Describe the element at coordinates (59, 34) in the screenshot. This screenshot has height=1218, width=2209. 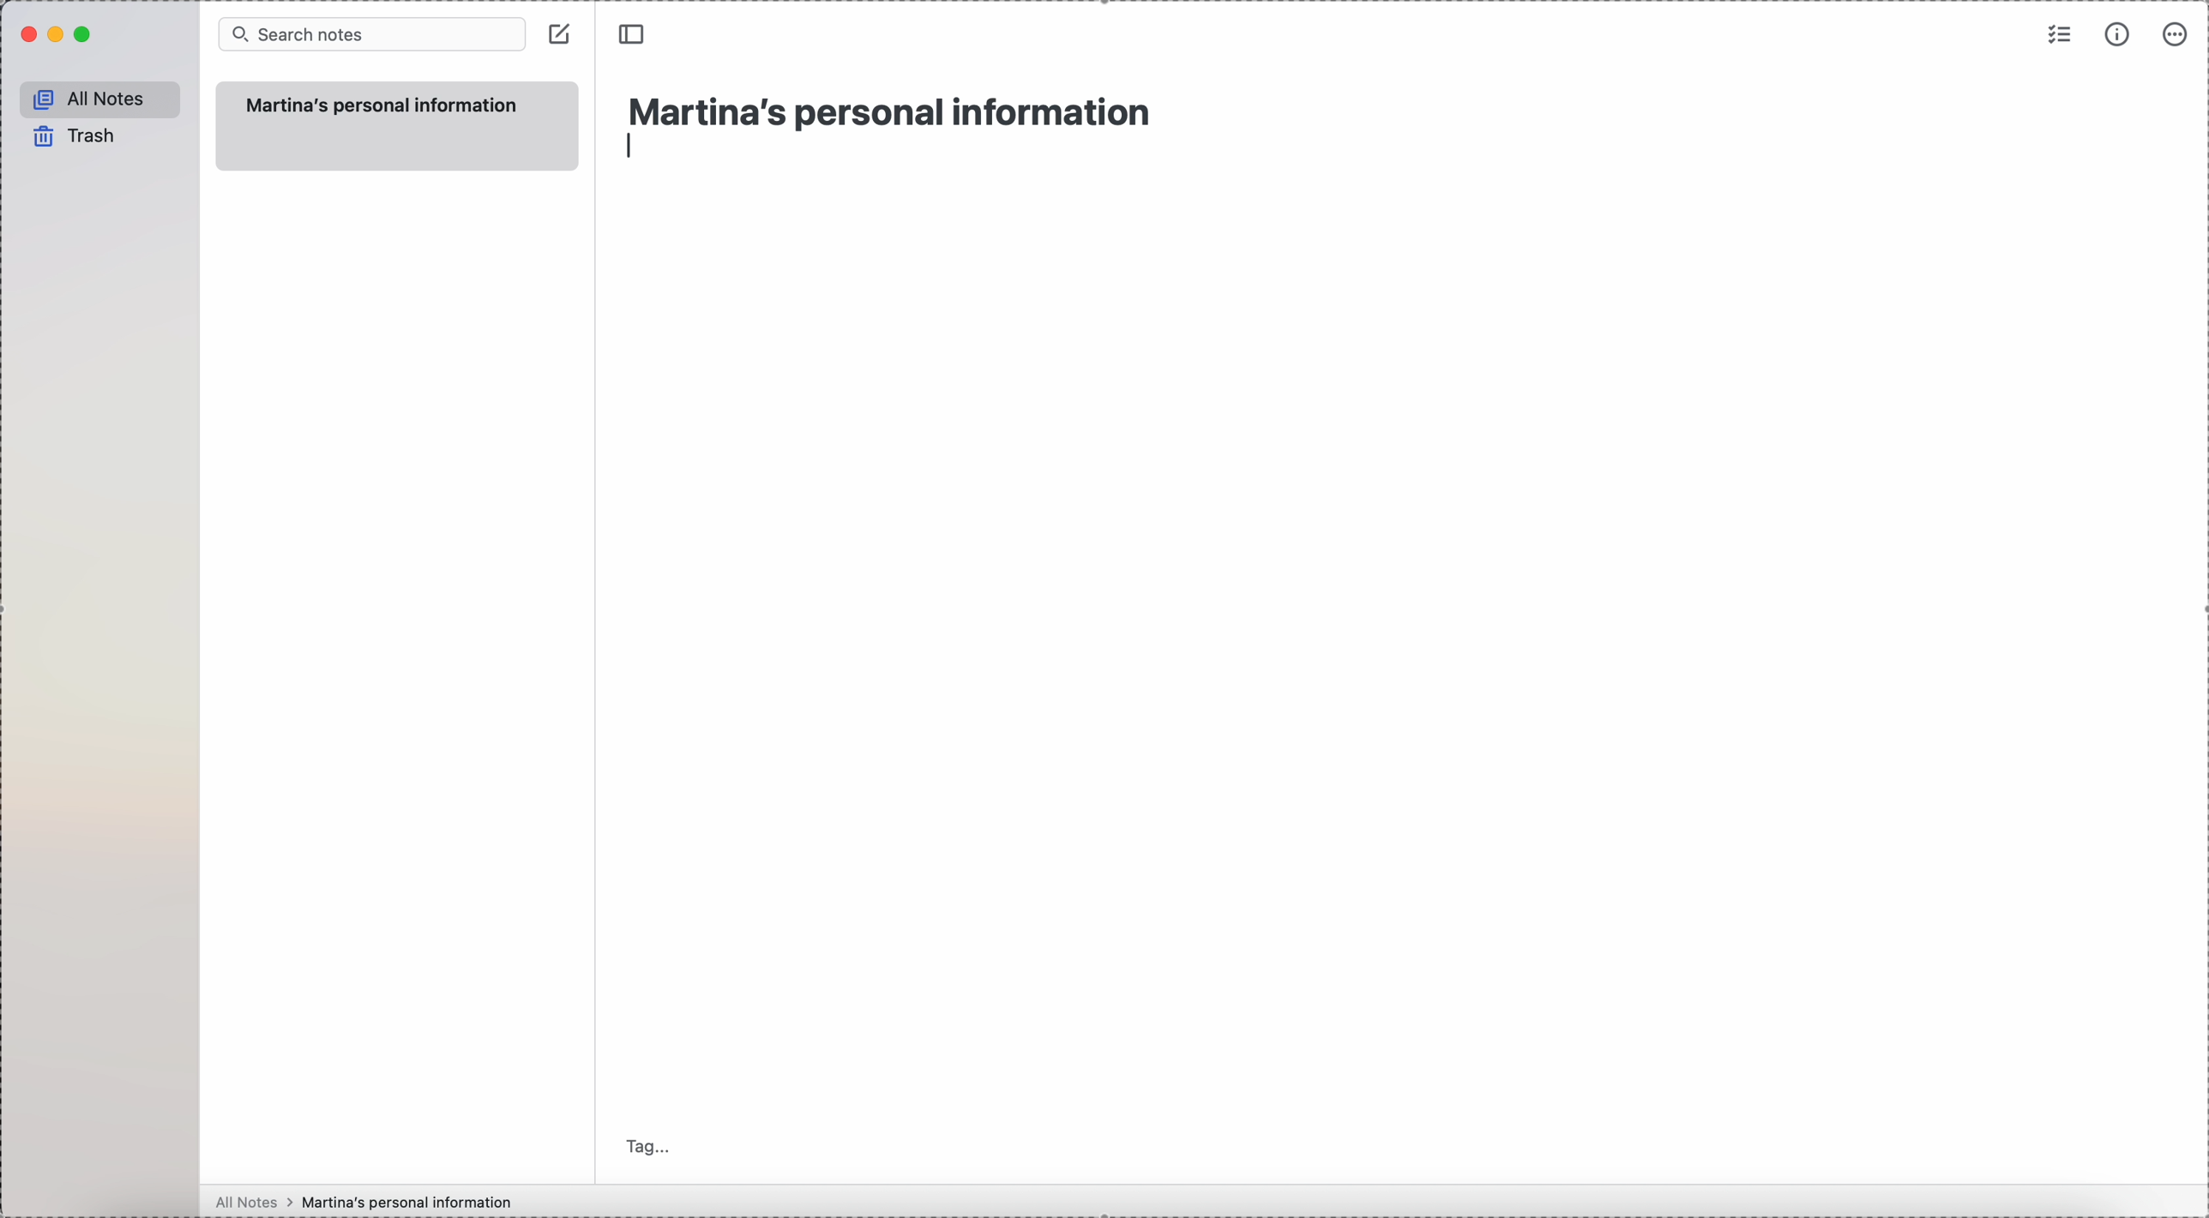
I see `minimize Simplenote` at that location.